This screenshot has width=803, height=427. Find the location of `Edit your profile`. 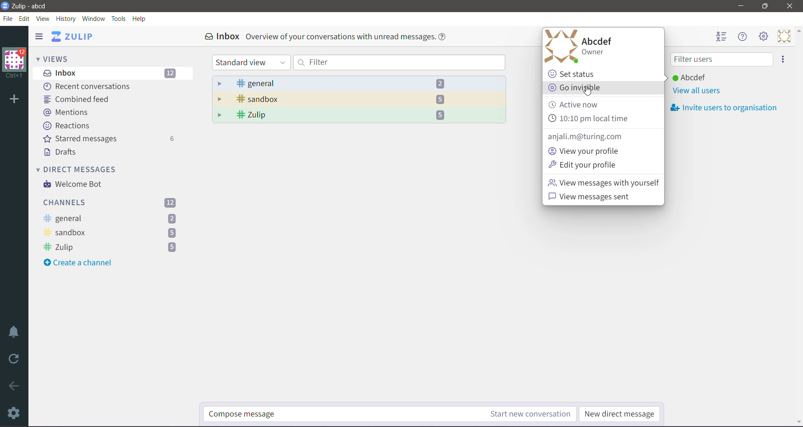

Edit your profile is located at coordinates (591, 165).